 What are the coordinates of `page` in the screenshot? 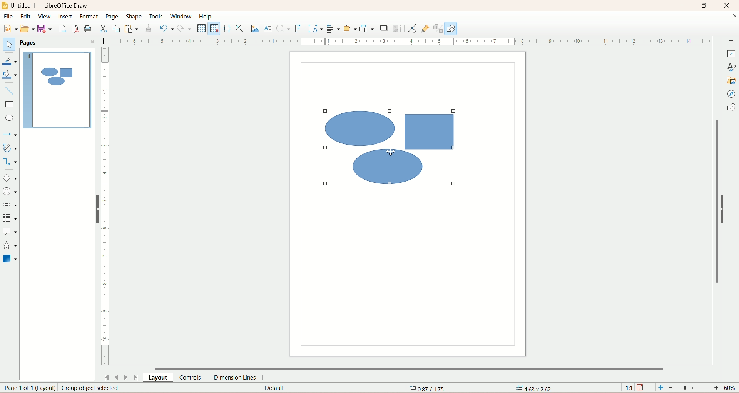 It's located at (26, 388).